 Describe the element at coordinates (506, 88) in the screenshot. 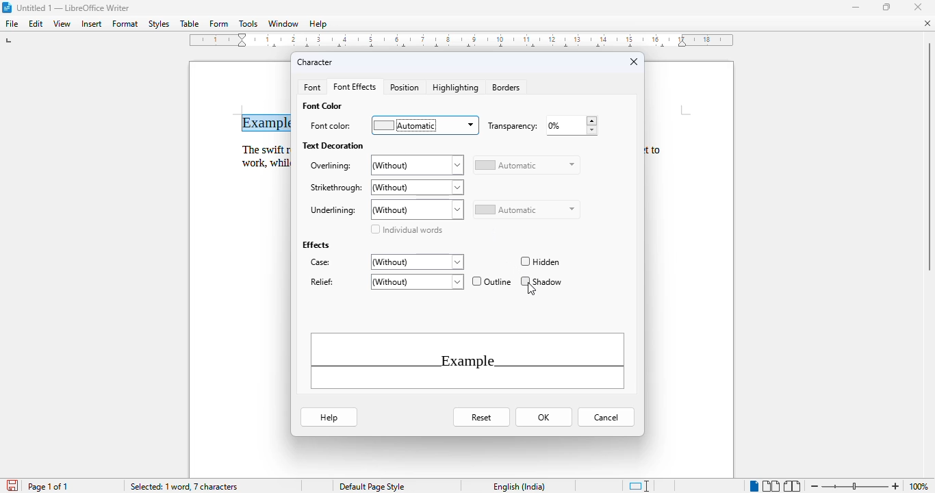

I see `borders` at that location.